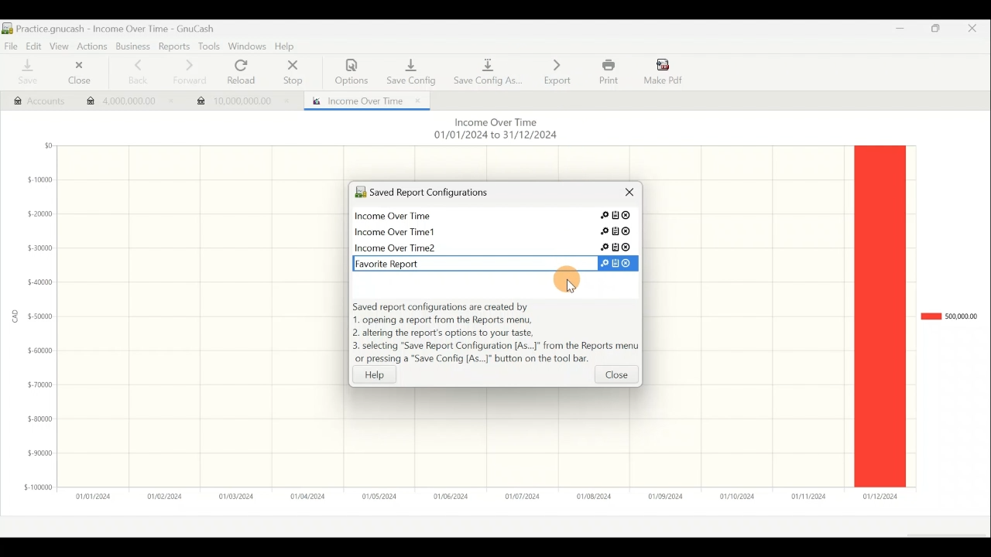 Image resolution: width=991 pixels, height=557 pixels. I want to click on Document name, so click(116, 29).